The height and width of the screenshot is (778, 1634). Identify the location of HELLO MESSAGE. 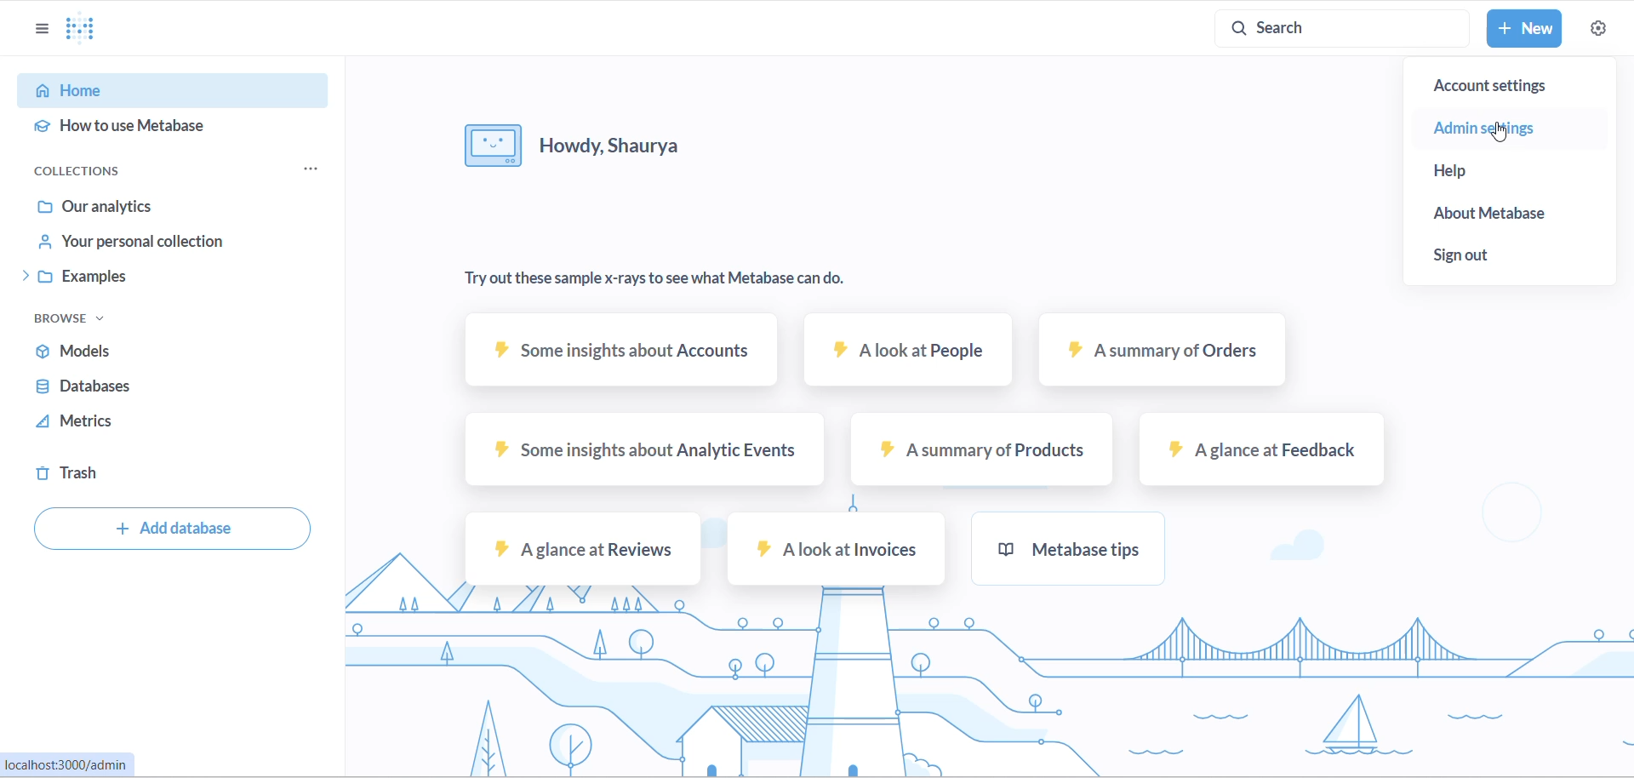
(629, 150).